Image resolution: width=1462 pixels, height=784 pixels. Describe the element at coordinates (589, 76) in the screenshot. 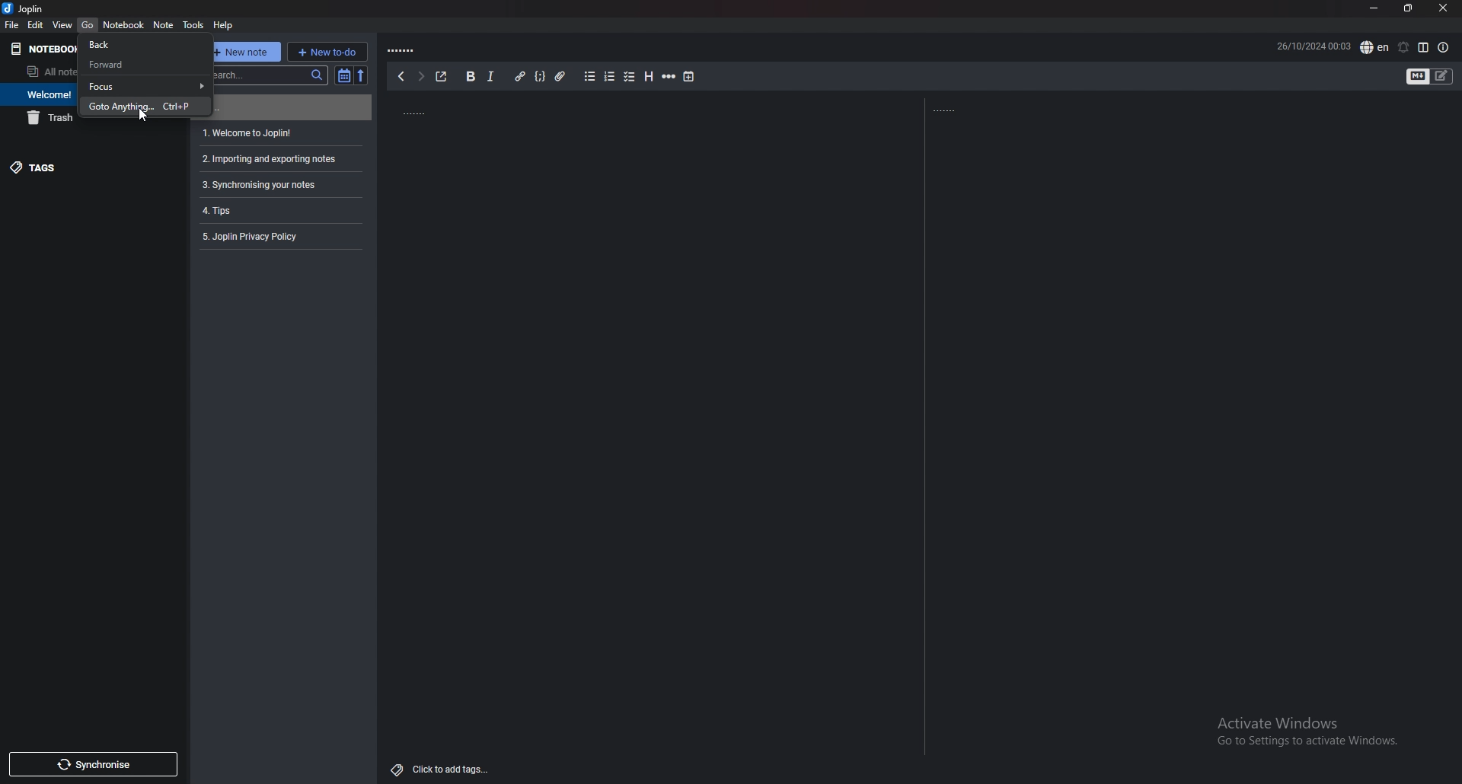

I see `bullet list` at that location.